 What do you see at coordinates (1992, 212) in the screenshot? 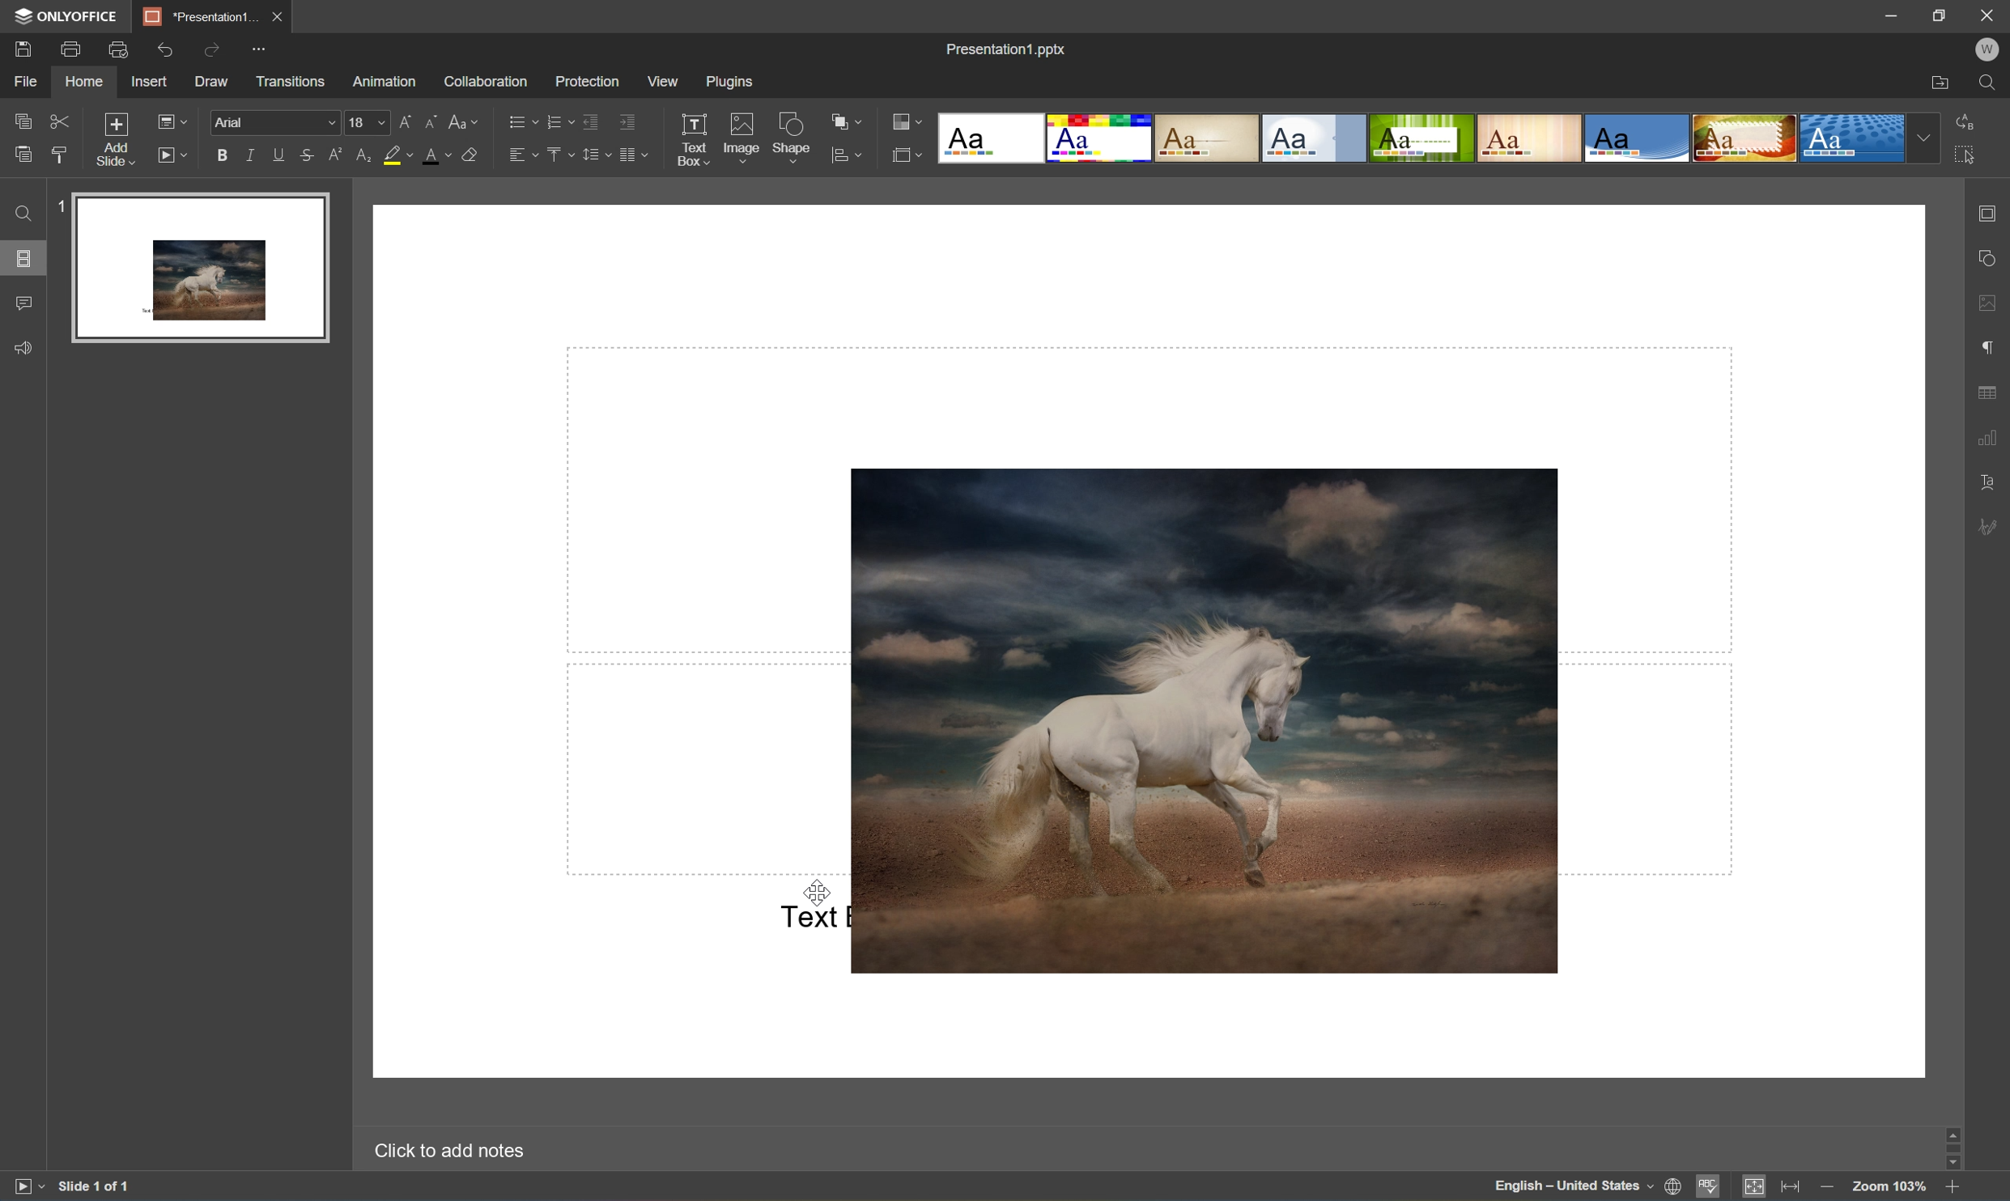
I see `Slide settings` at bounding box center [1992, 212].